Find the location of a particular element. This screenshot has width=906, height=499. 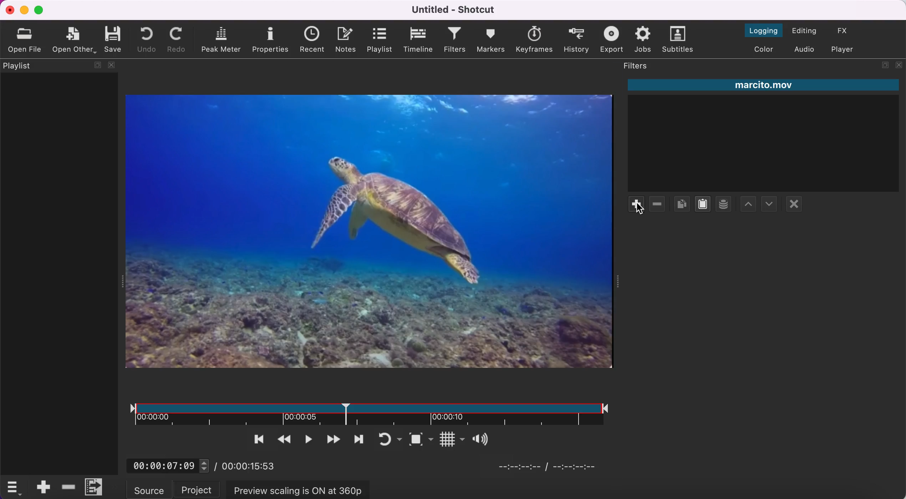

minimize is located at coordinates (24, 10).